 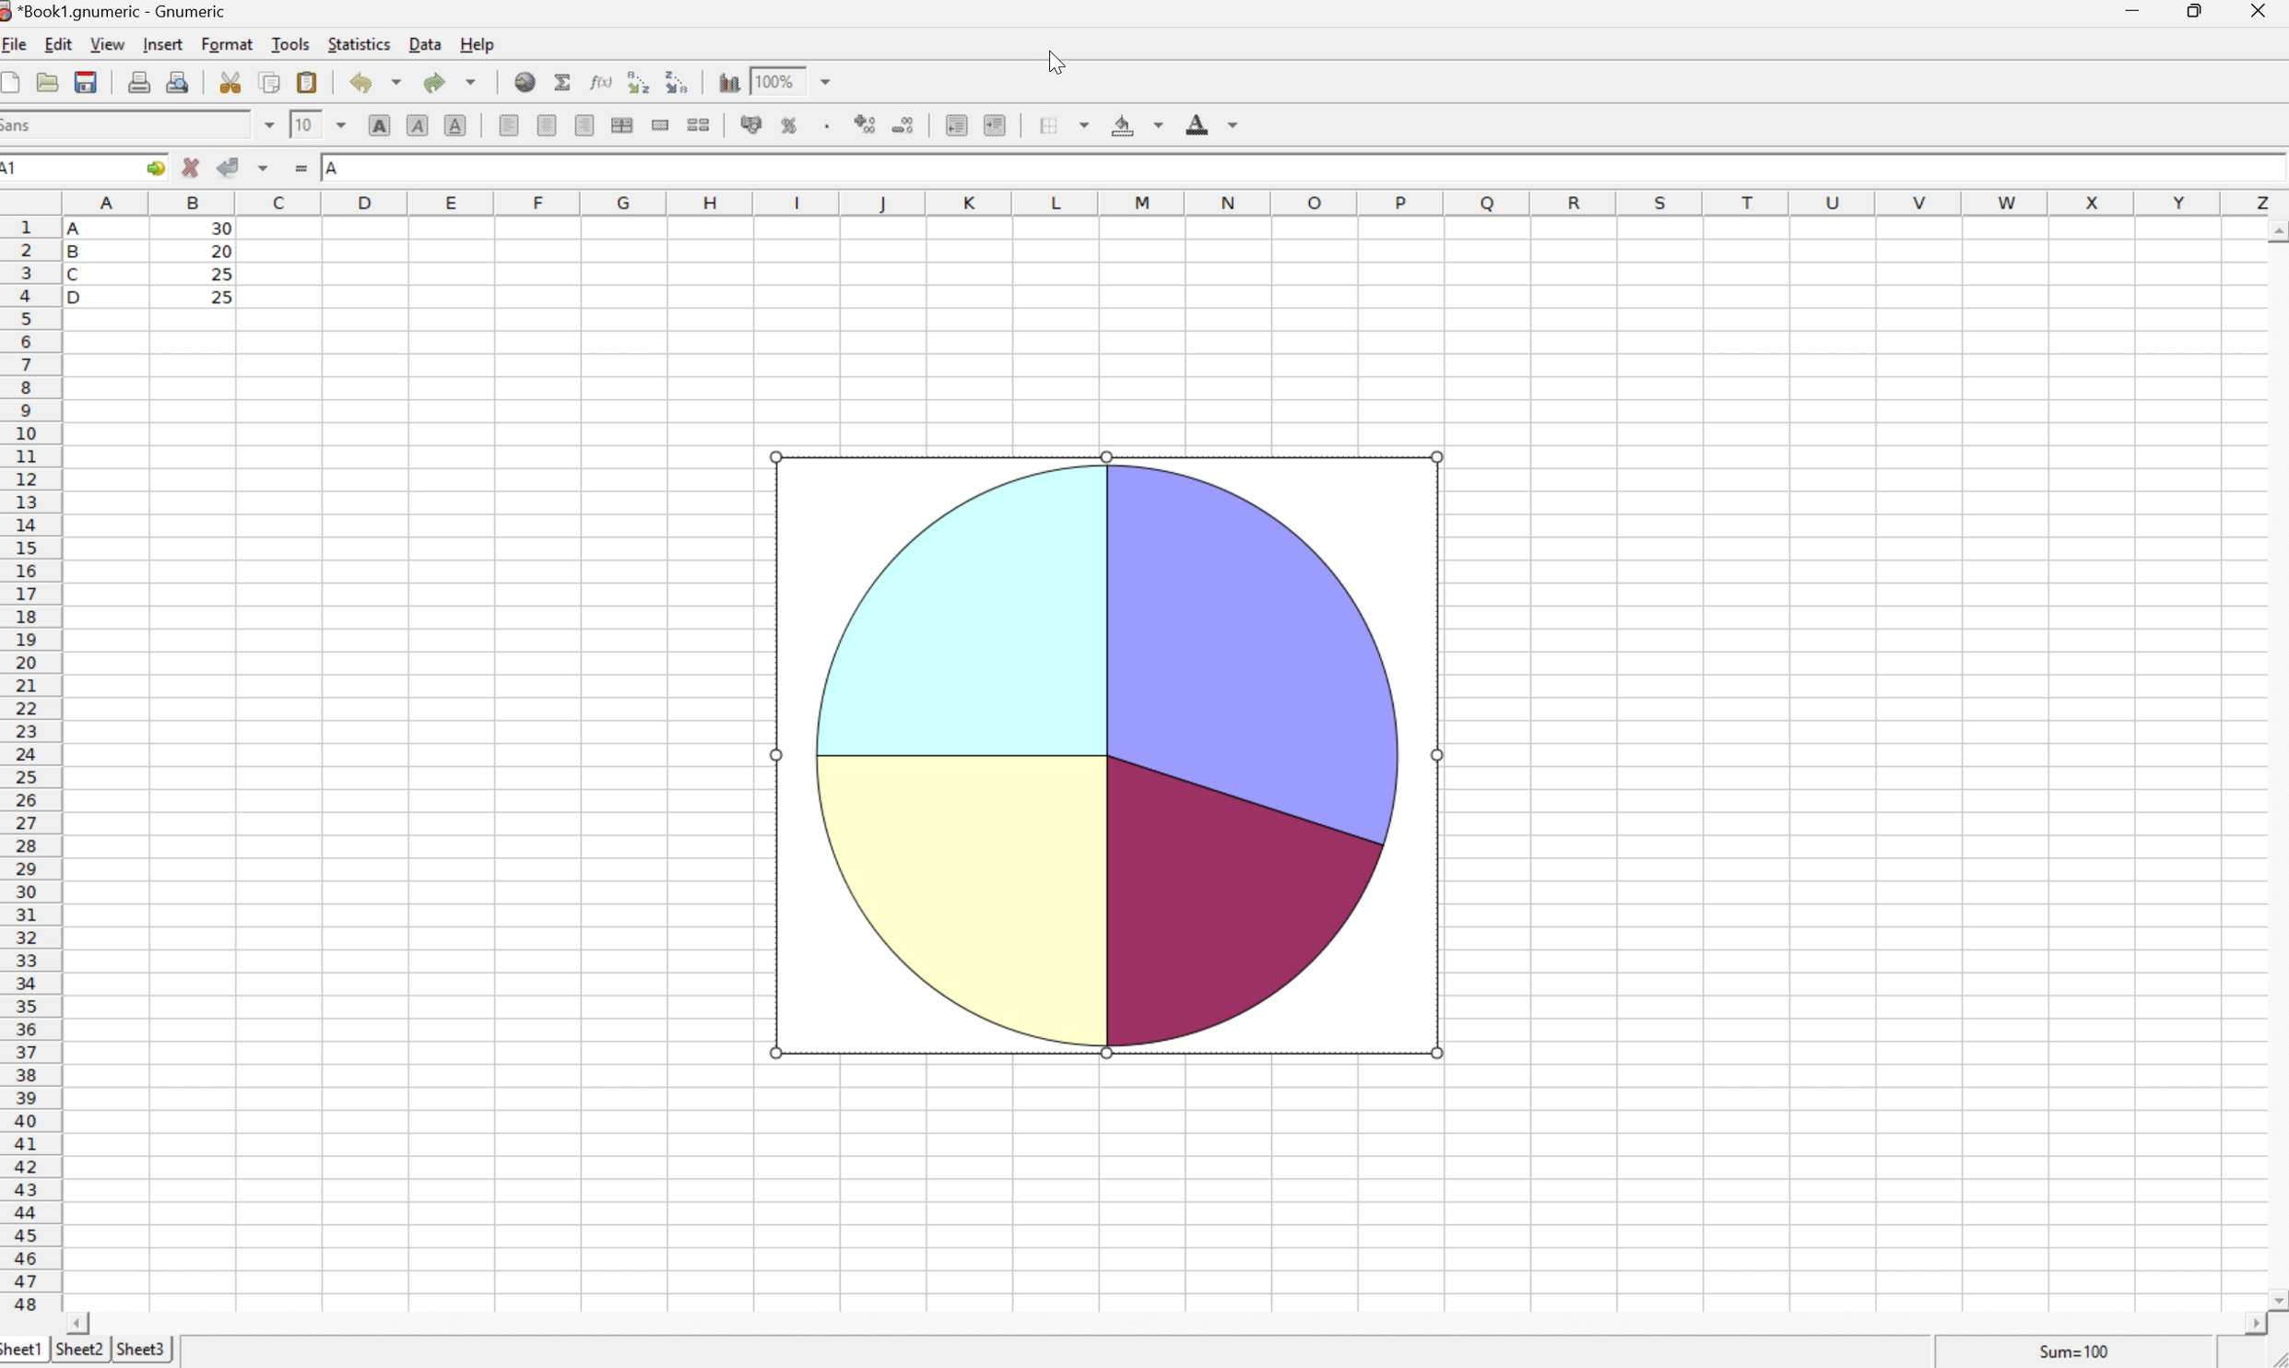 I want to click on Sans, so click(x=20, y=124).